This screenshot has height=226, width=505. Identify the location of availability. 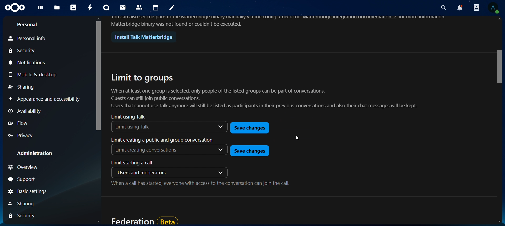
(26, 111).